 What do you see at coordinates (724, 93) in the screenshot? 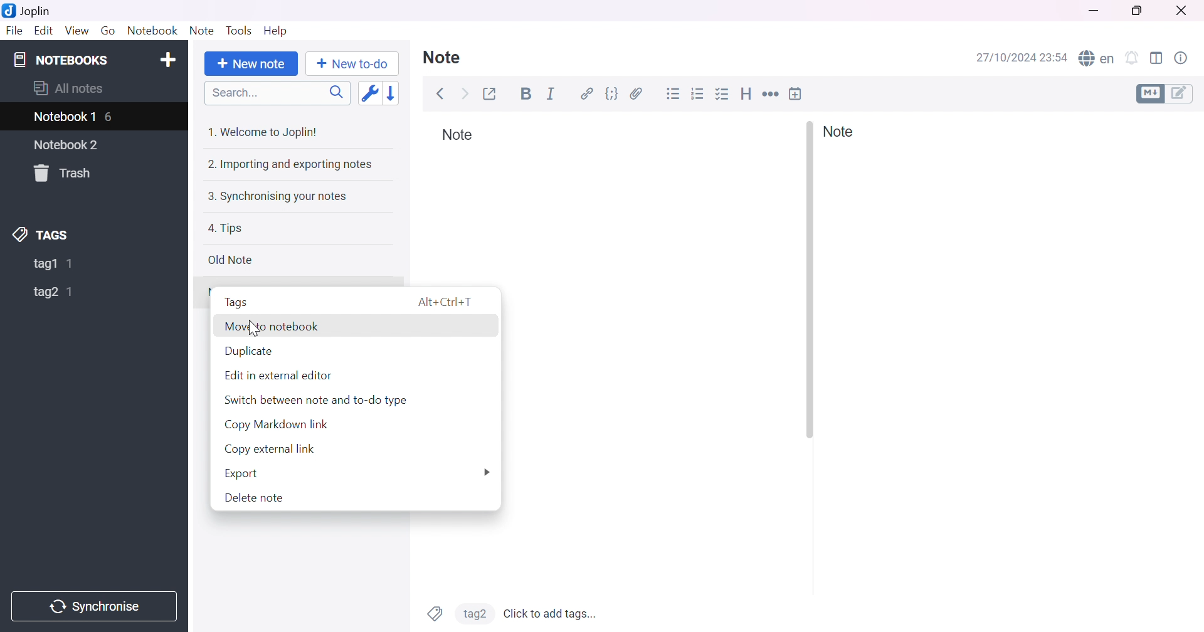
I see `Checkbox` at bounding box center [724, 93].